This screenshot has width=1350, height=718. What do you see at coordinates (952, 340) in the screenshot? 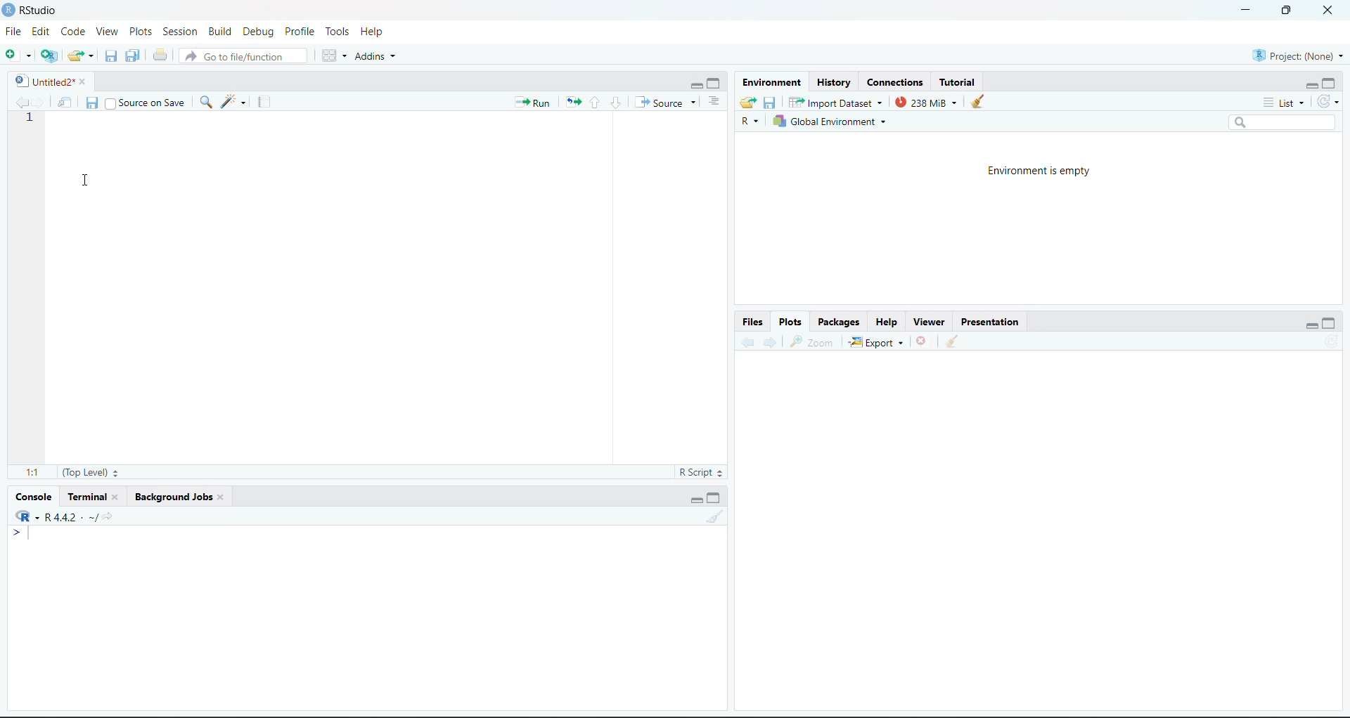
I see `clear` at bounding box center [952, 340].